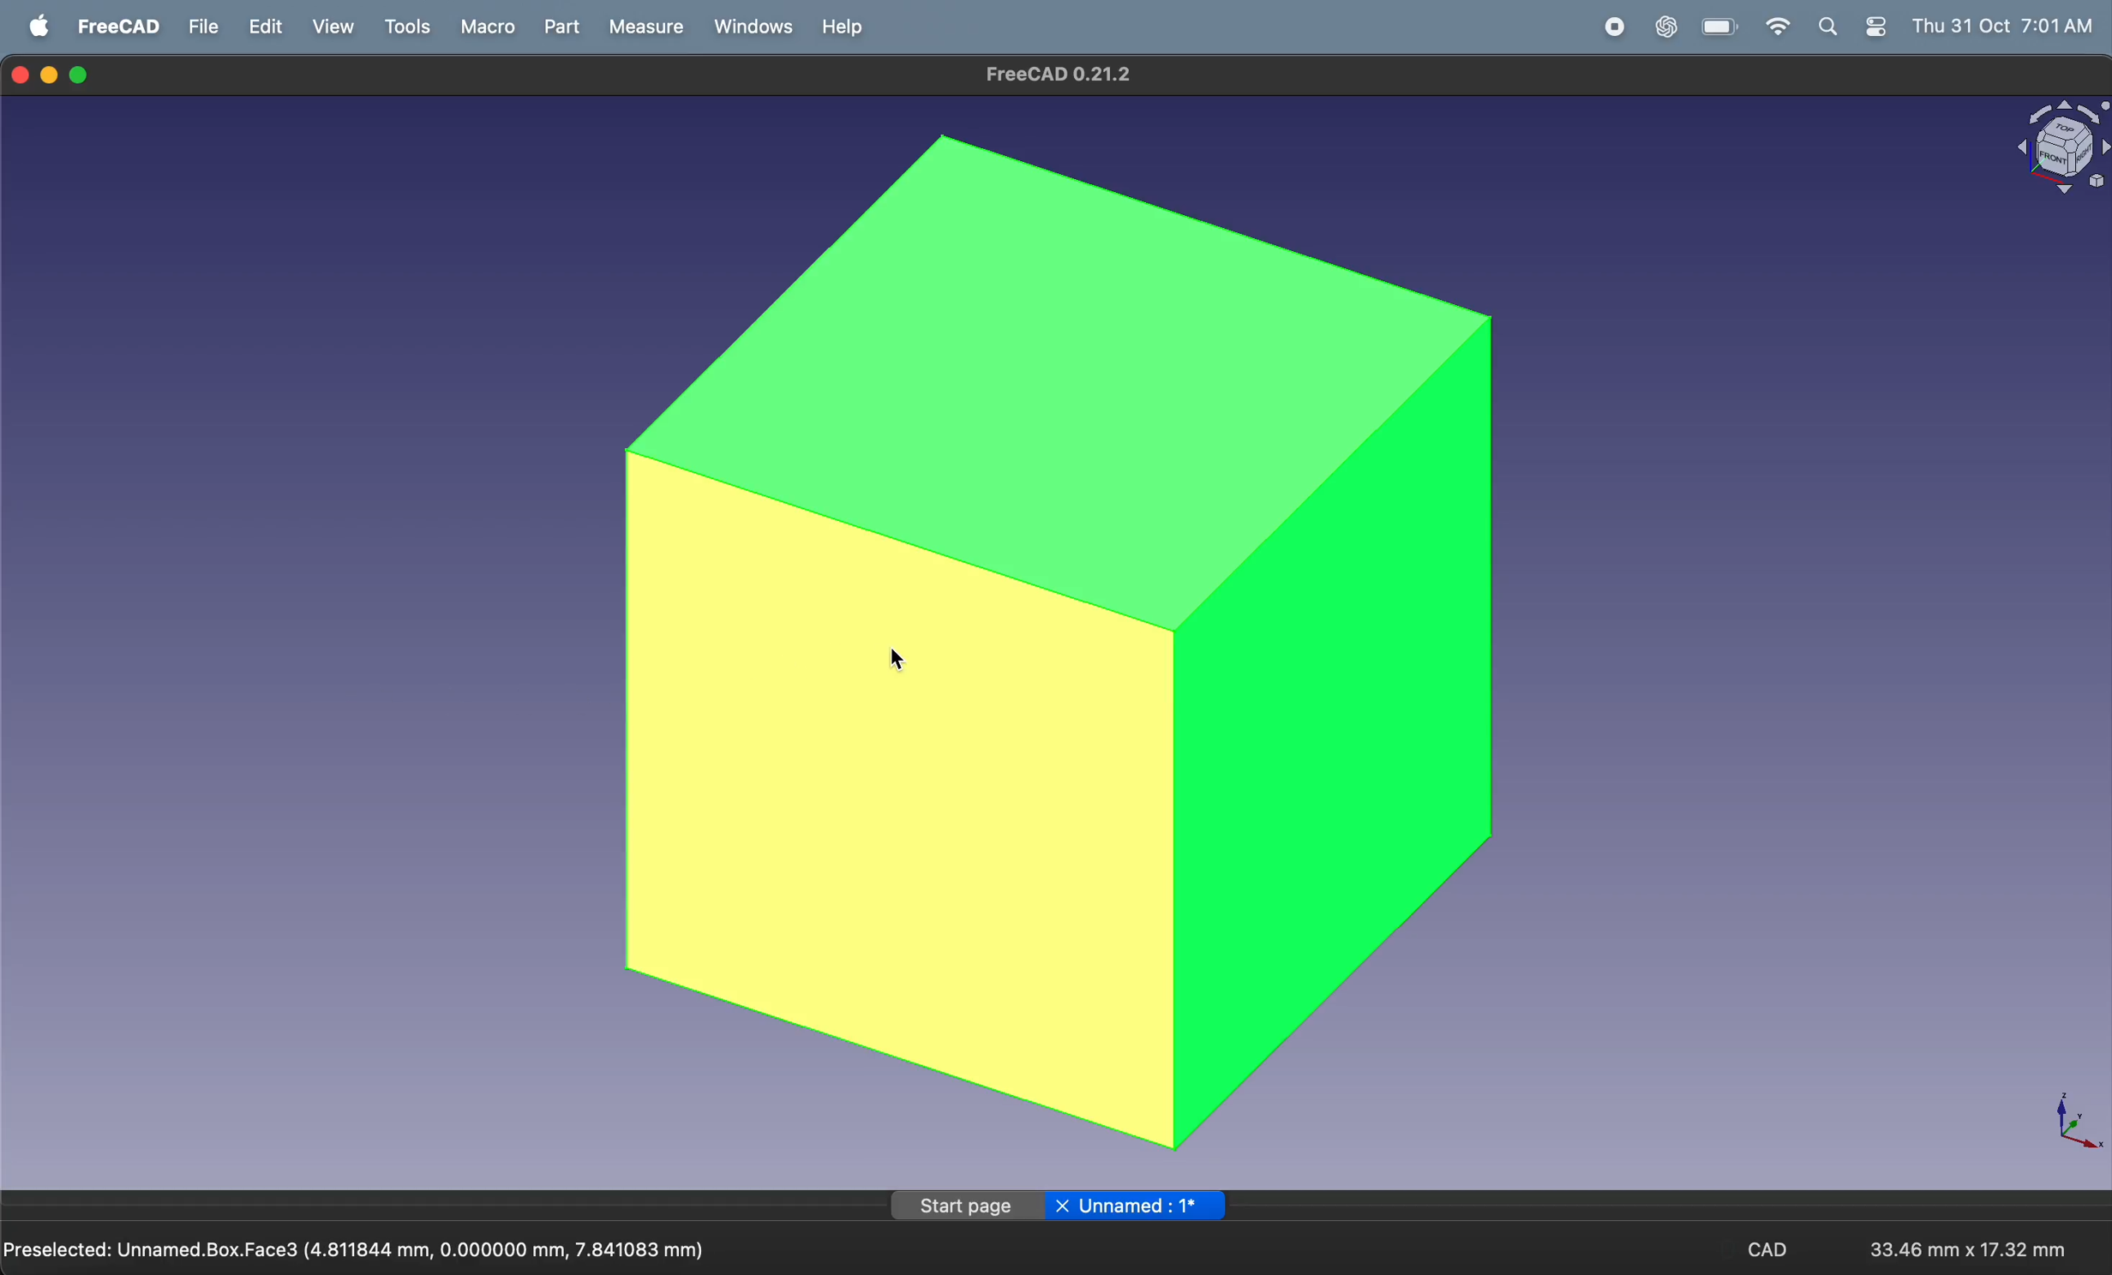 This screenshot has width=2112, height=1275. What do you see at coordinates (1854, 27) in the screenshot?
I see `apple widgets` at bounding box center [1854, 27].